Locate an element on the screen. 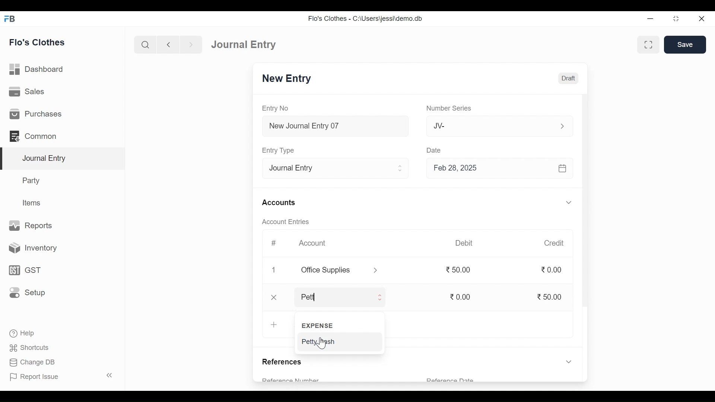 This screenshot has width=715, height=402. Accounts is located at coordinates (279, 203).